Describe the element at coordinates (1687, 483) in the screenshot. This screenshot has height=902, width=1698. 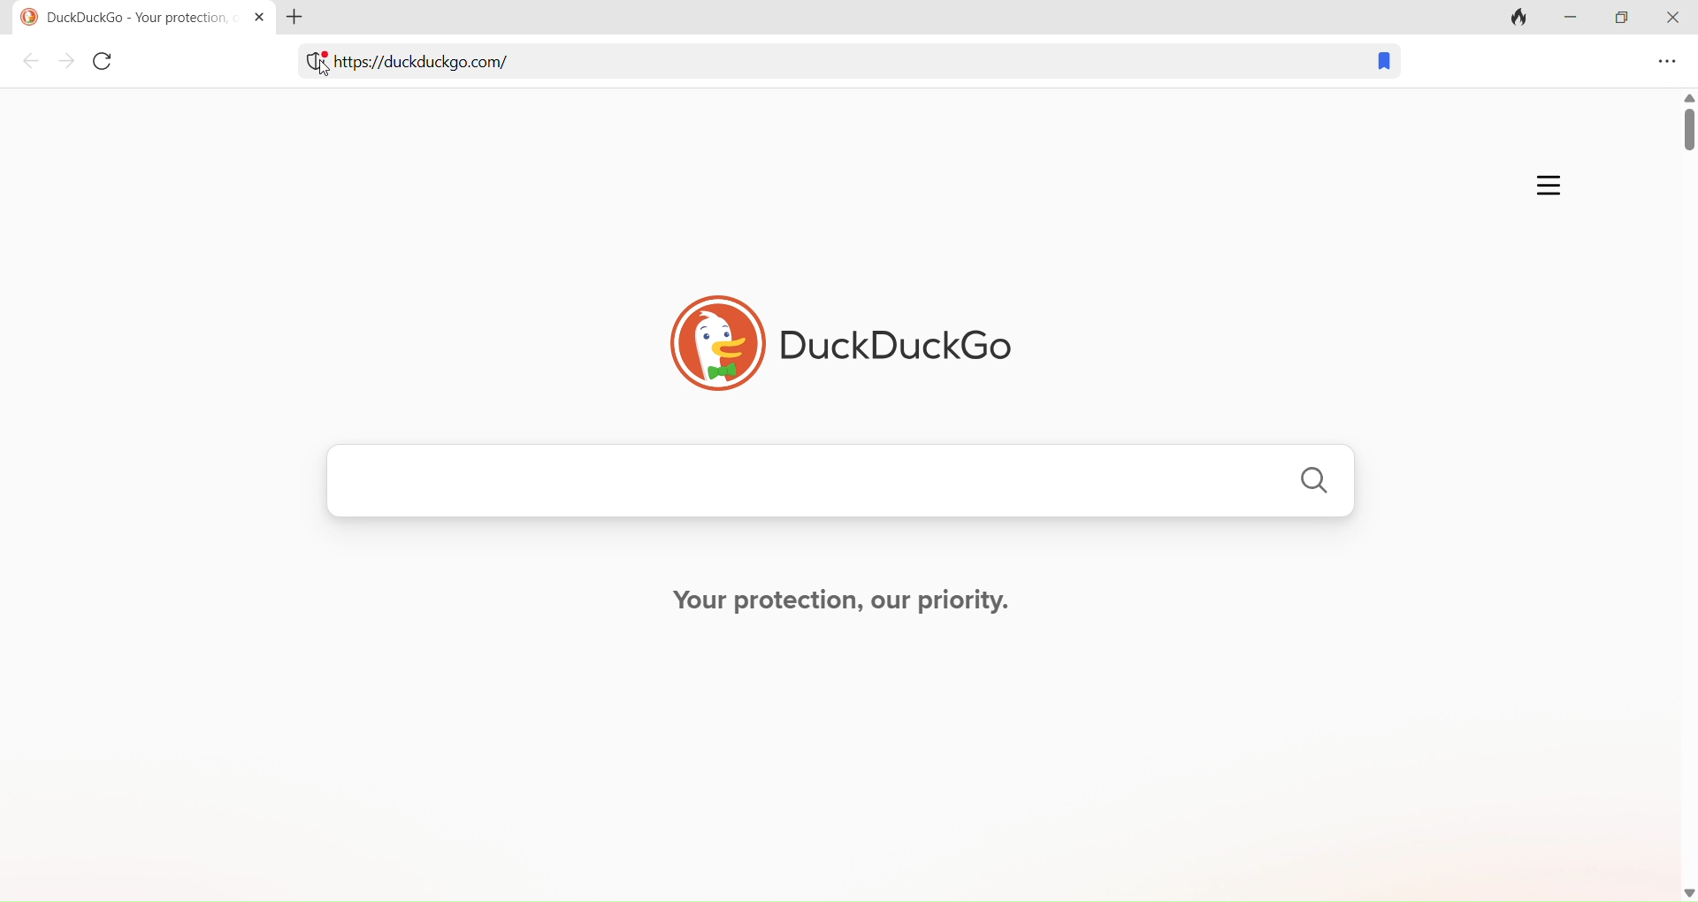
I see `scroll bar` at that location.